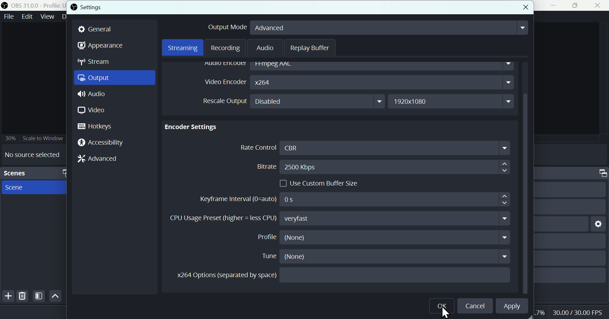 This screenshot has width=609, height=319. I want to click on Appearance, so click(102, 45).